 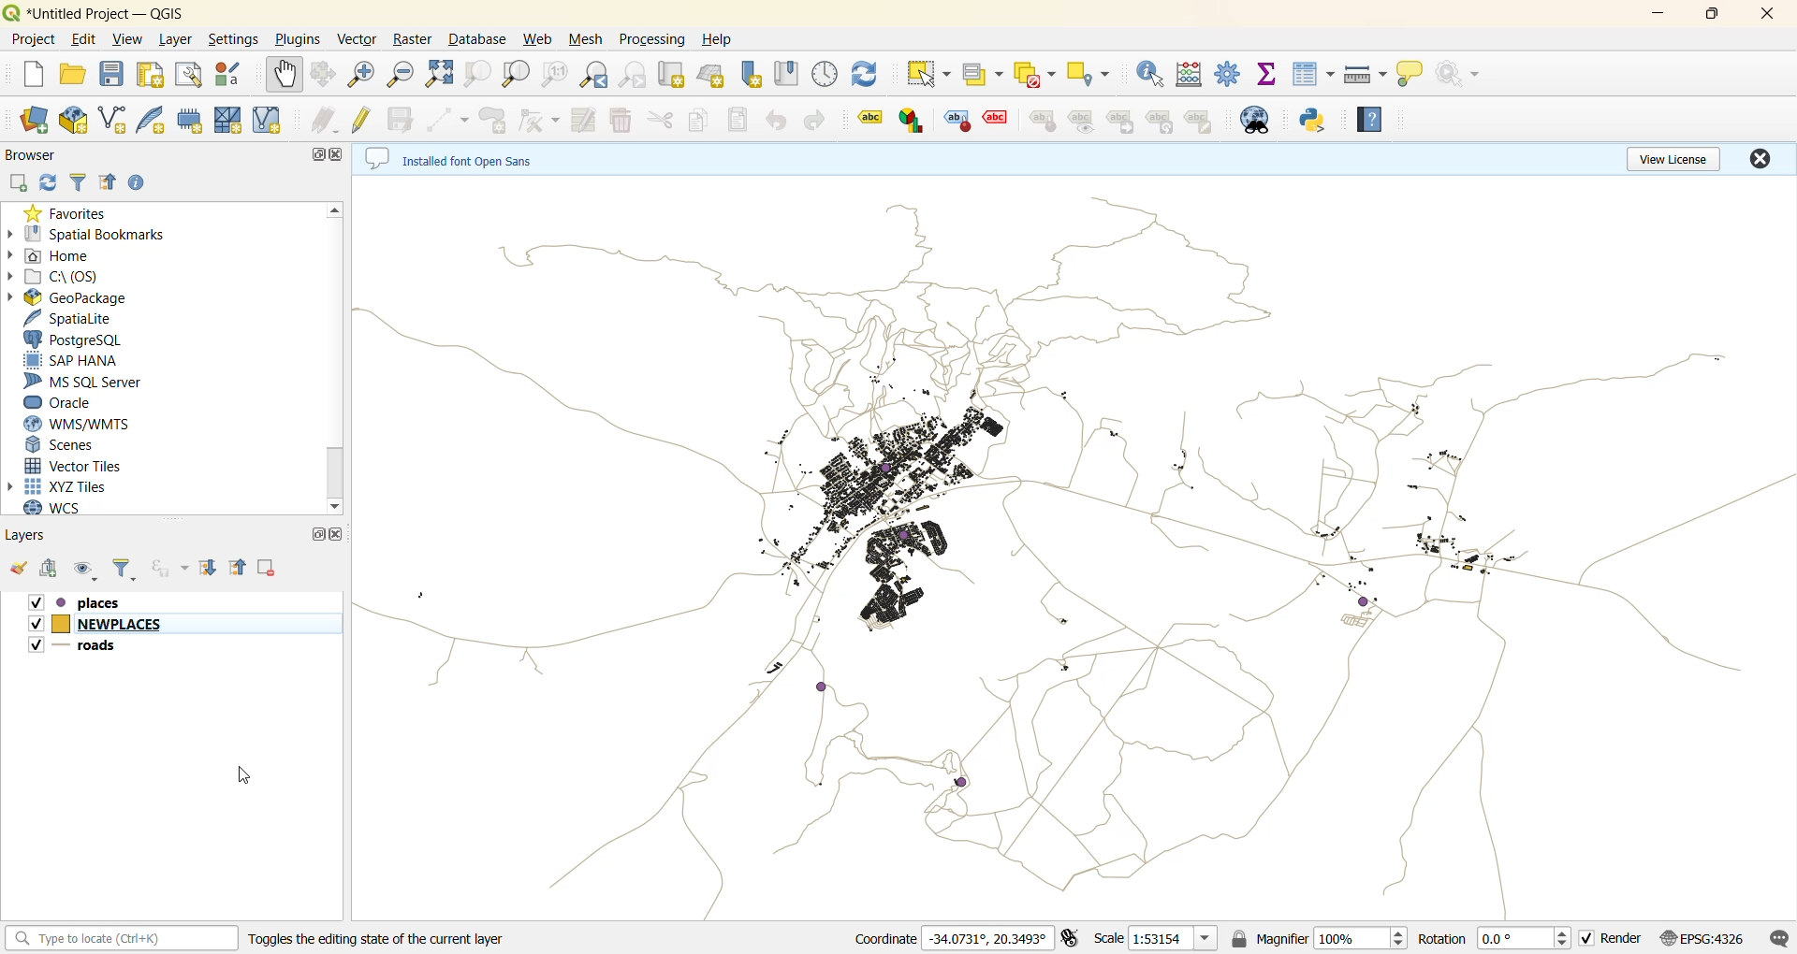 I want to click on collapse all, so click(x=108, y=181).